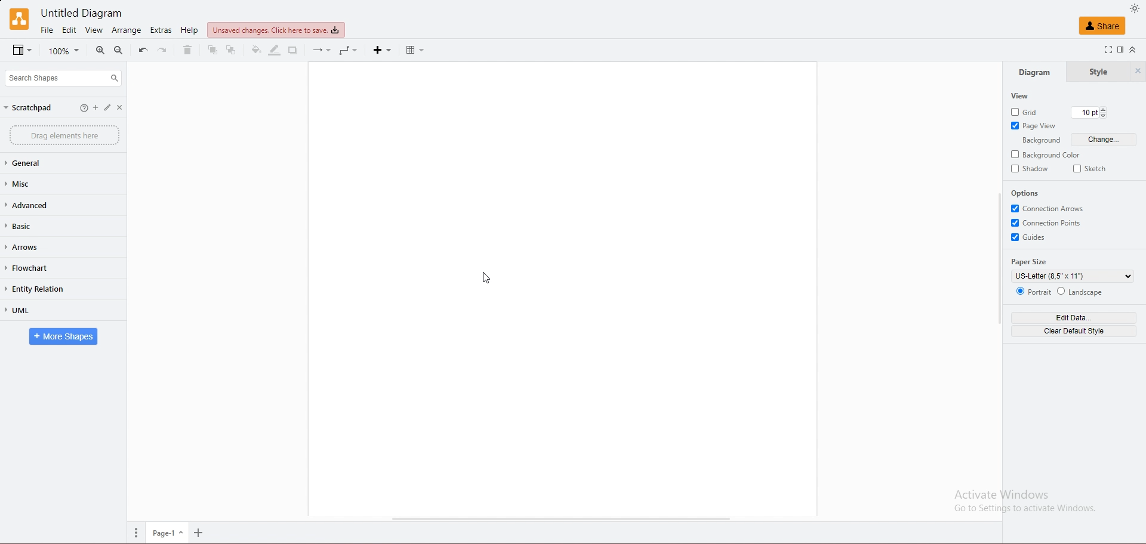 Image resolution: width=1146 pixels, height=544 pixels. I want to click on Activate Windows
Go to Settings to activate Windows., so click(1021, 502).